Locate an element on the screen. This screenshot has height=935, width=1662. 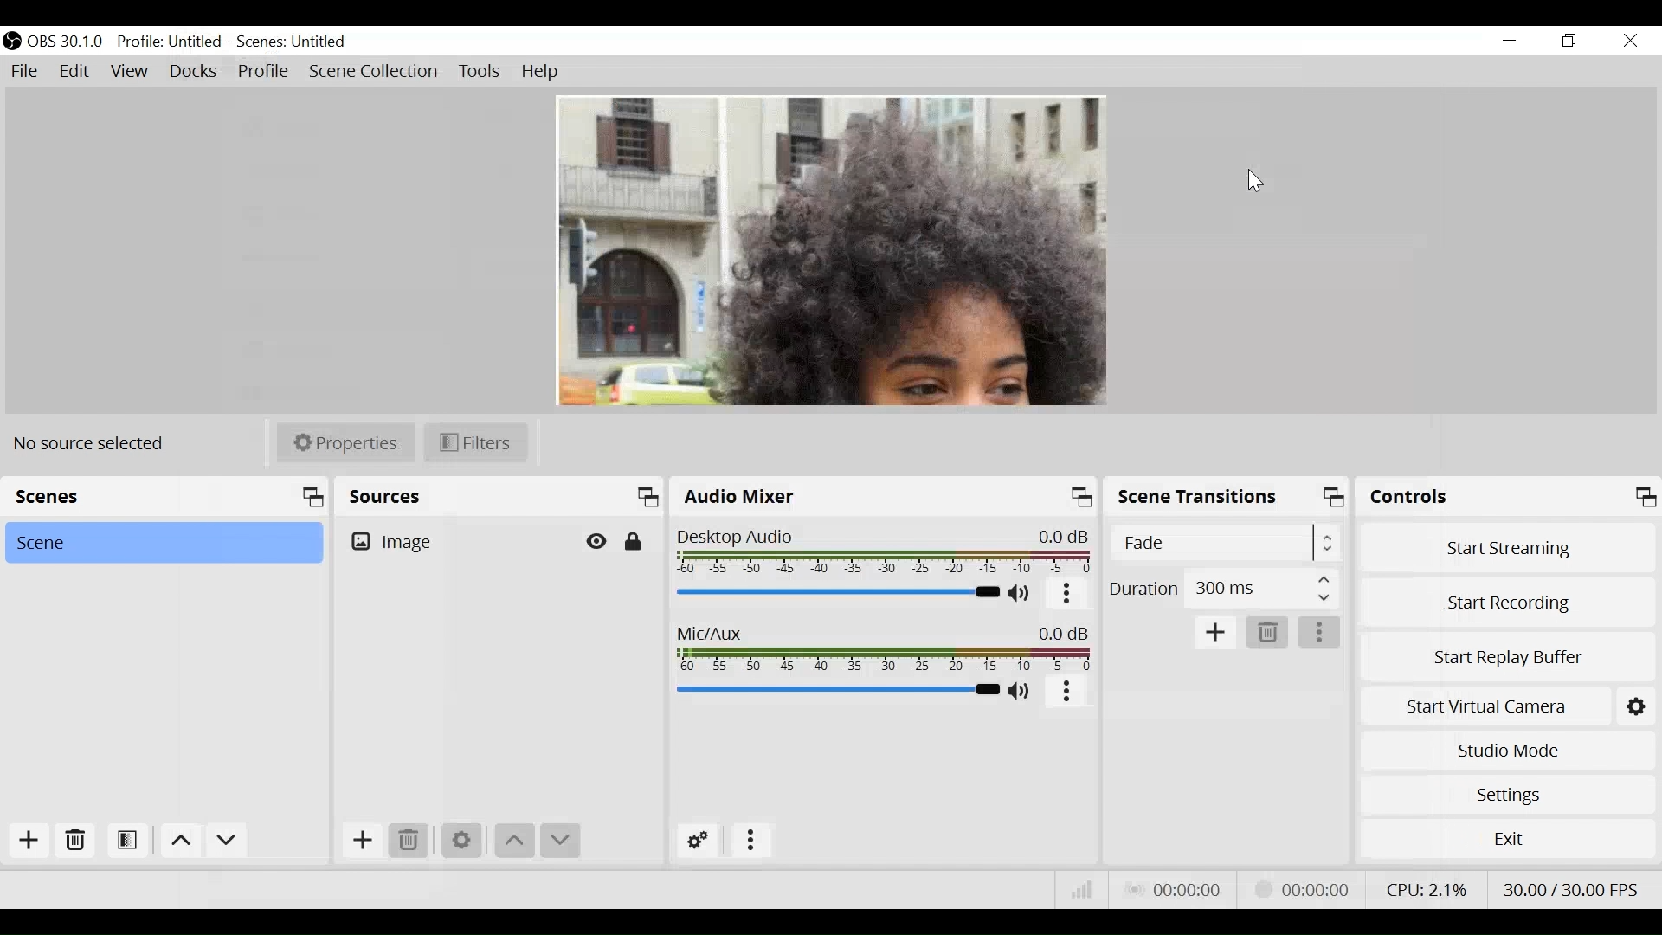
Desktop Audio Slider is located at coordinates (837, 591).